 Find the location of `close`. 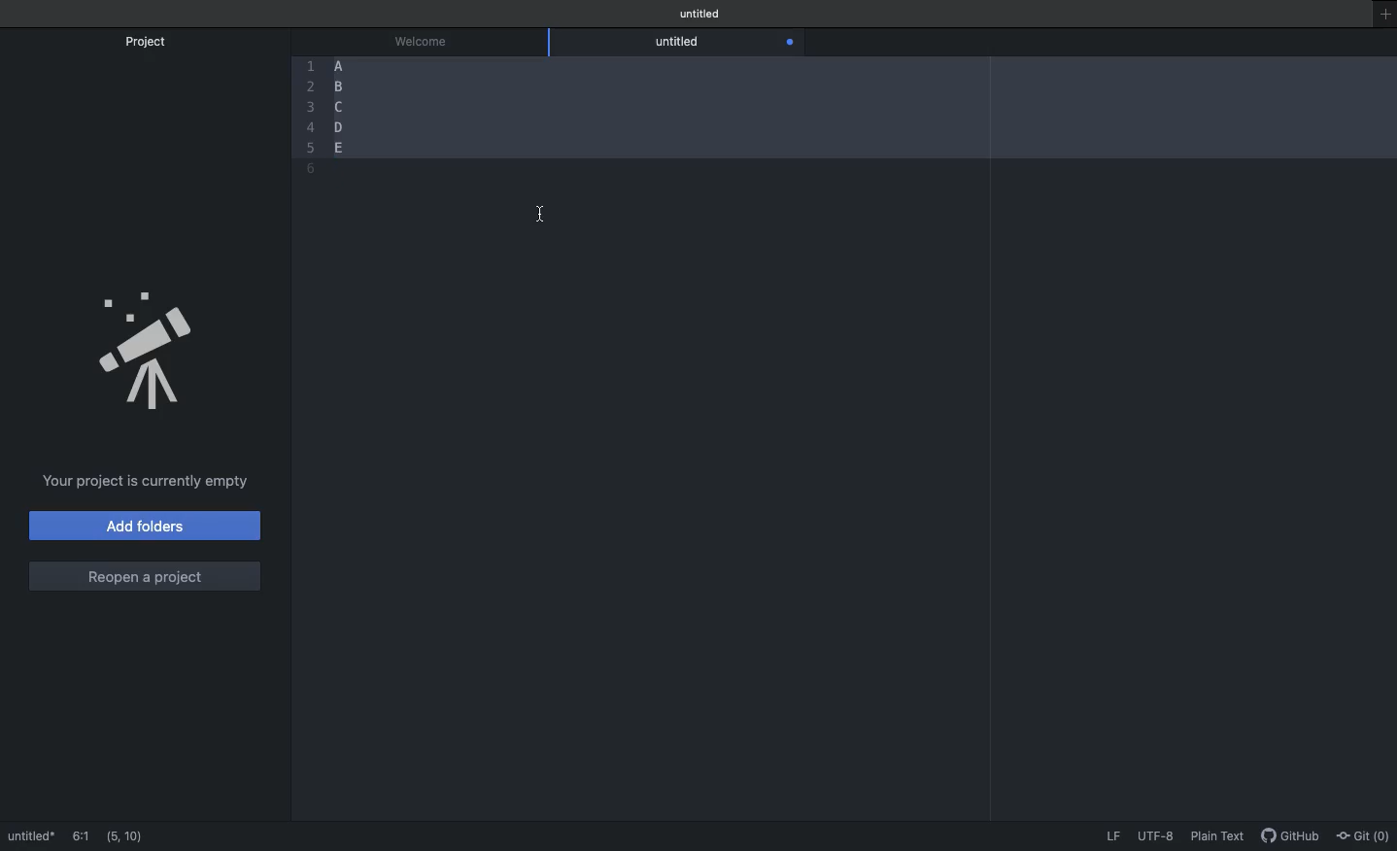

close is located at coordinates (790, 43).